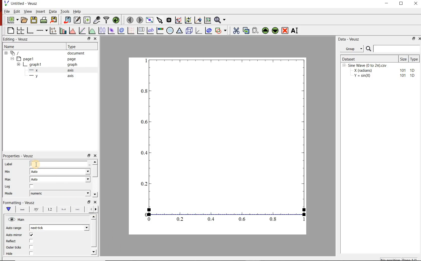 The width and height of the screenshot is (421, 261). What do you see at coordinates (379, 72) in the screenshot?
I see `Sine Wave (0 to 2m).csvX (radians) 101 1DY =sin(Q) 101 1D` at bounding box center [379, 72].